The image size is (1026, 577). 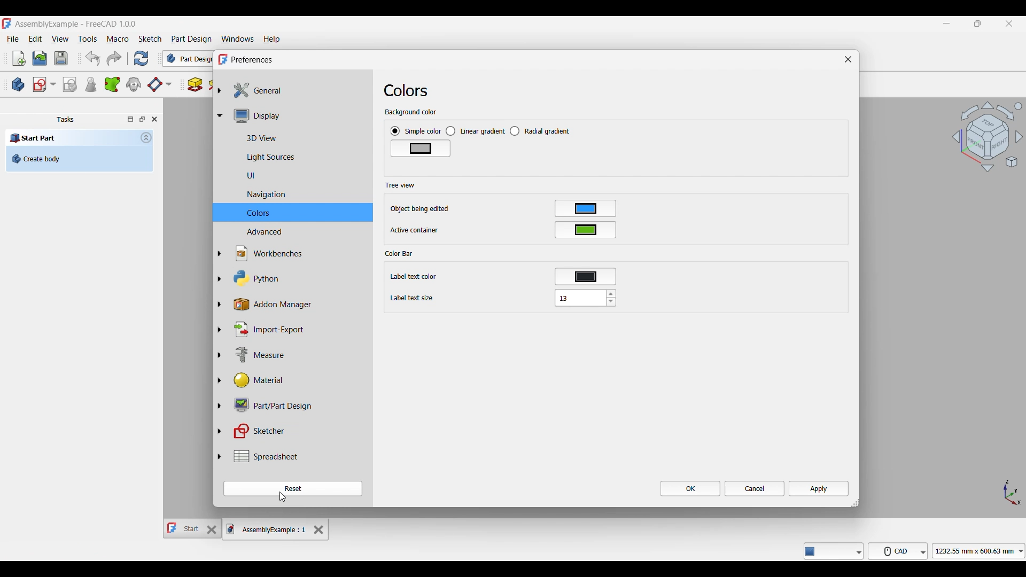 I want to click on Edit menu, so click(x=35, y=38).